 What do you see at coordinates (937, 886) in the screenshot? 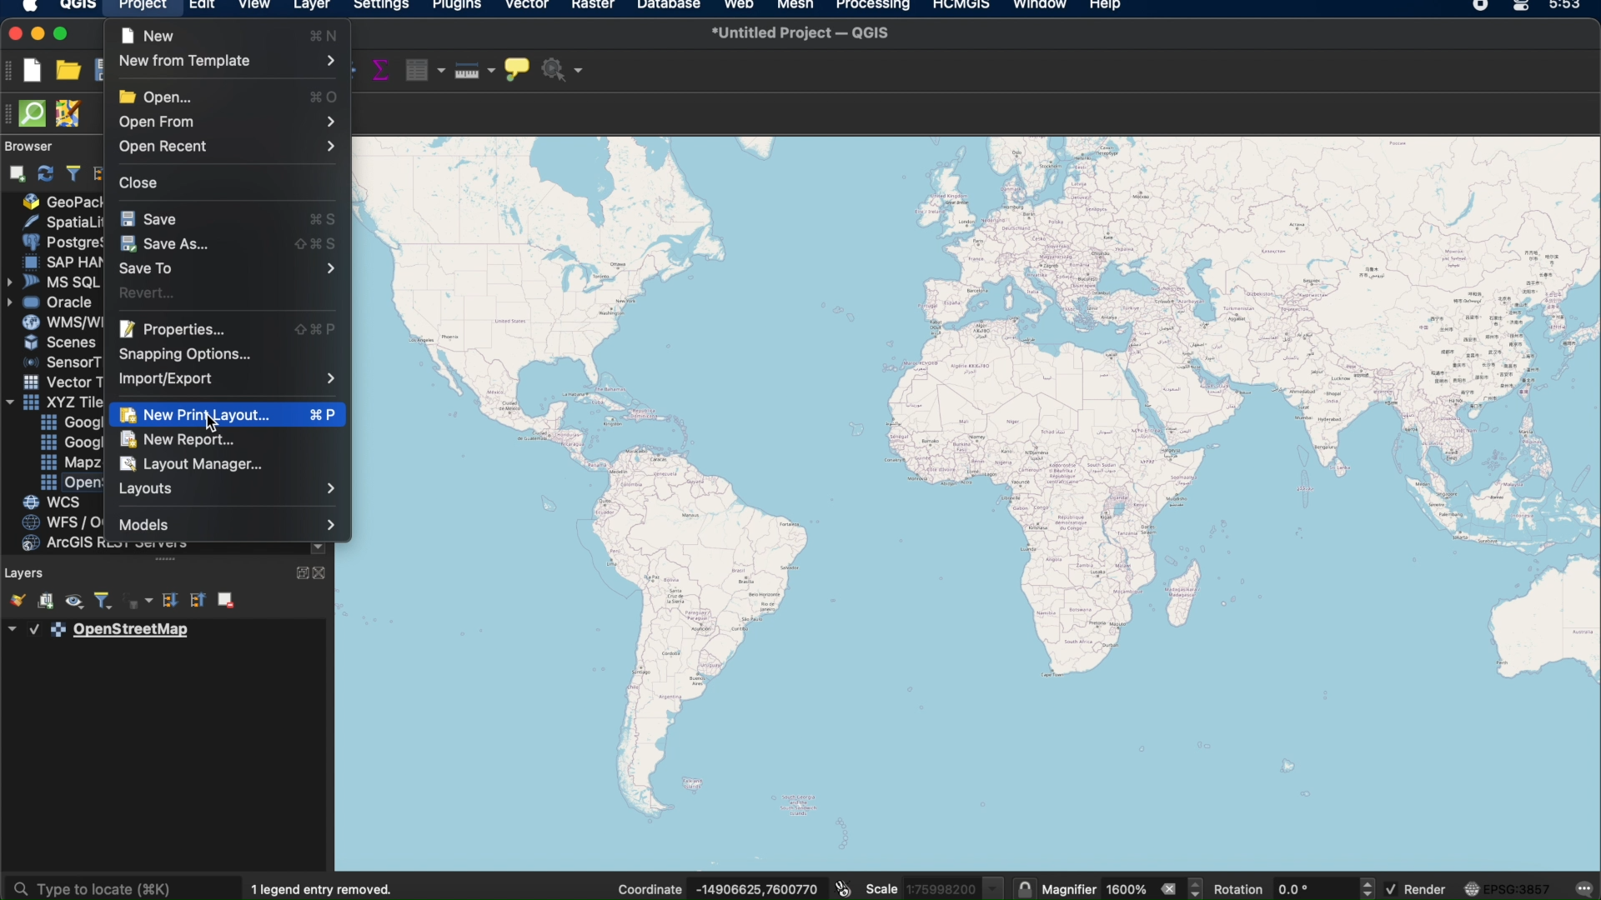
I see `scale` at bounding box center [937, 886].